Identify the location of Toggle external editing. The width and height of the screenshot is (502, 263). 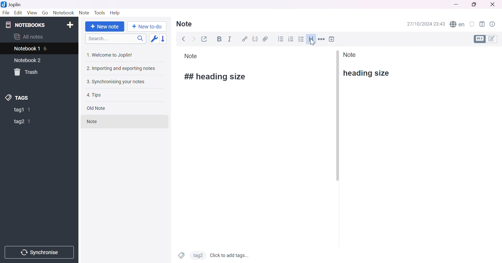
(204, 39).